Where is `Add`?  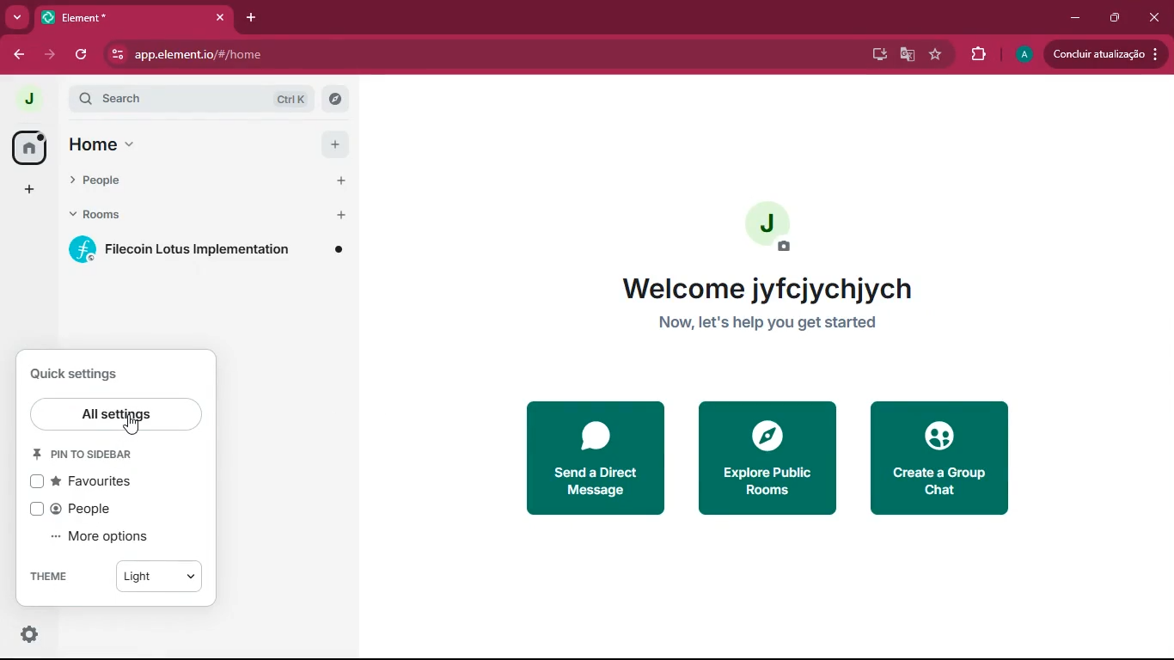
Add is located at coordinates (332, 142).